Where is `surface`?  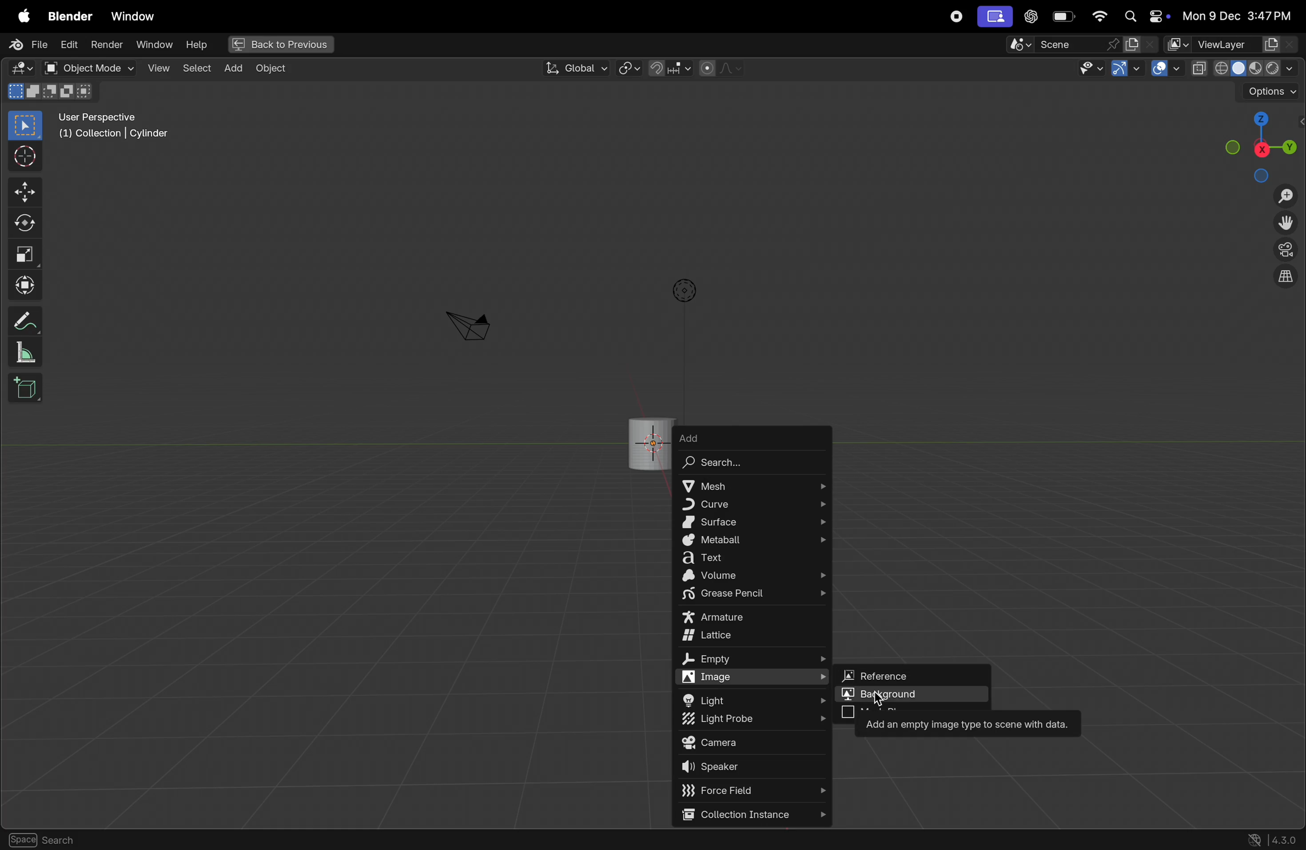
surface is located at coordinates (755, 522).